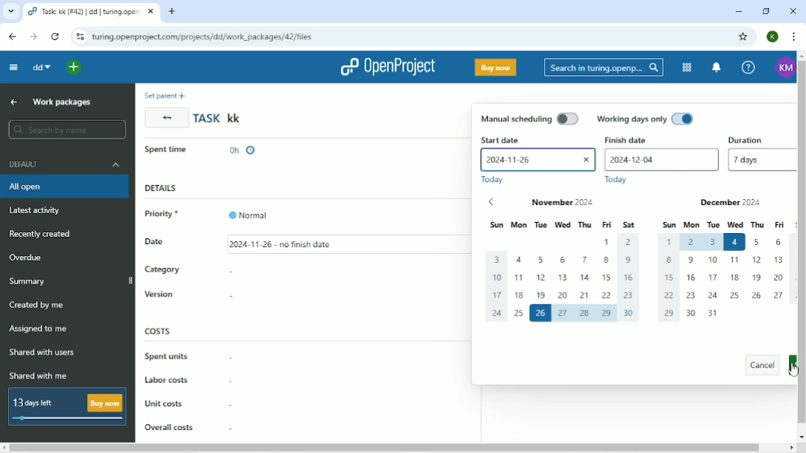 The width and height of the screenshot is (806, 453). Describe the element at coordinates (36, 305) in the screenshot. I see `Created by me` at that location.